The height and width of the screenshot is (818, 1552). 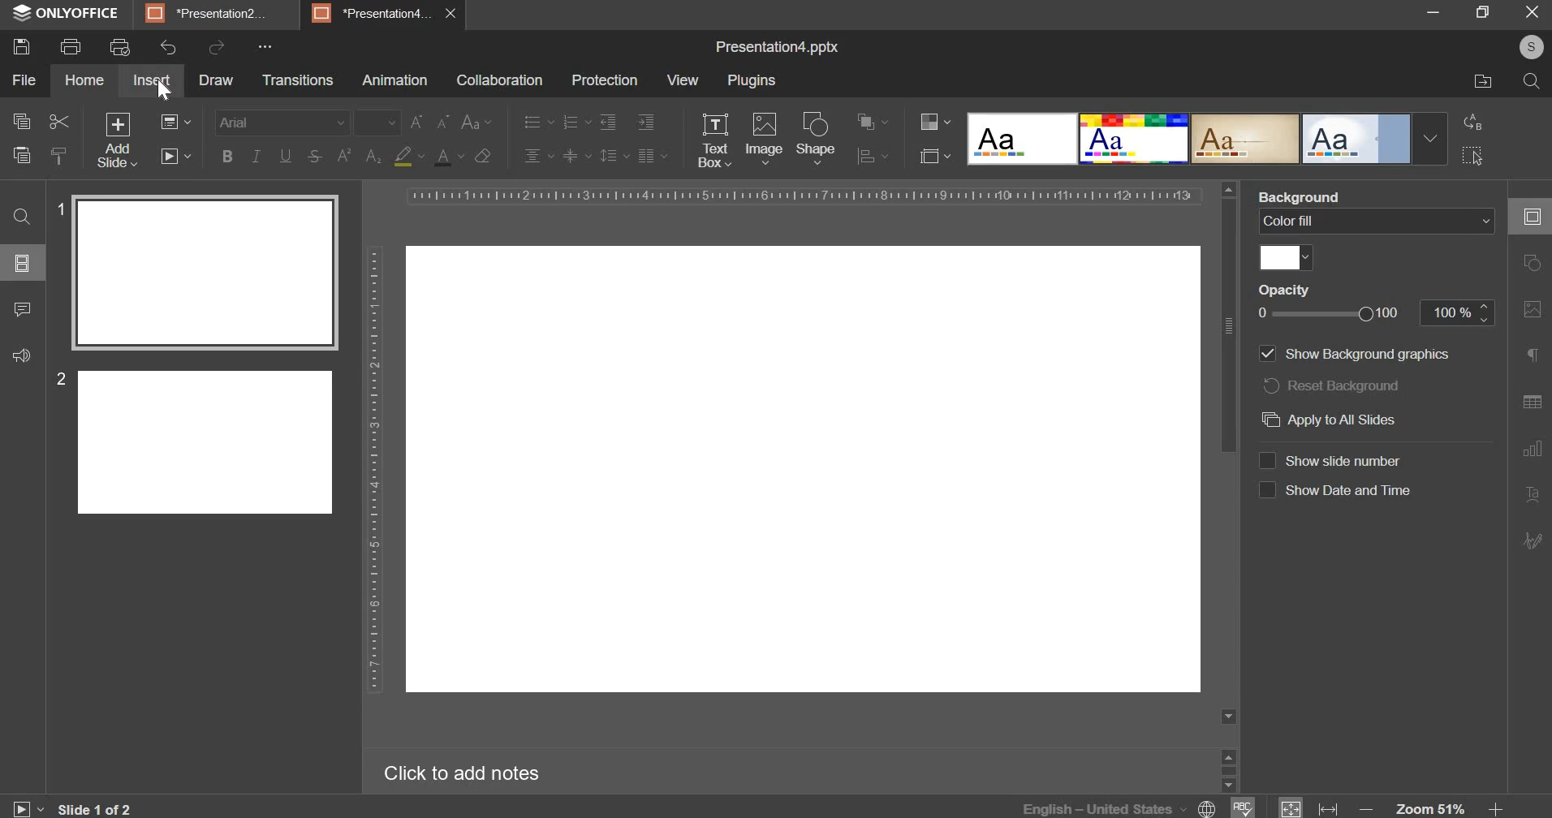 What do you see at coordinates (603, 81) in the screenshot?
I see `protection` at bounding box center [603, 81].